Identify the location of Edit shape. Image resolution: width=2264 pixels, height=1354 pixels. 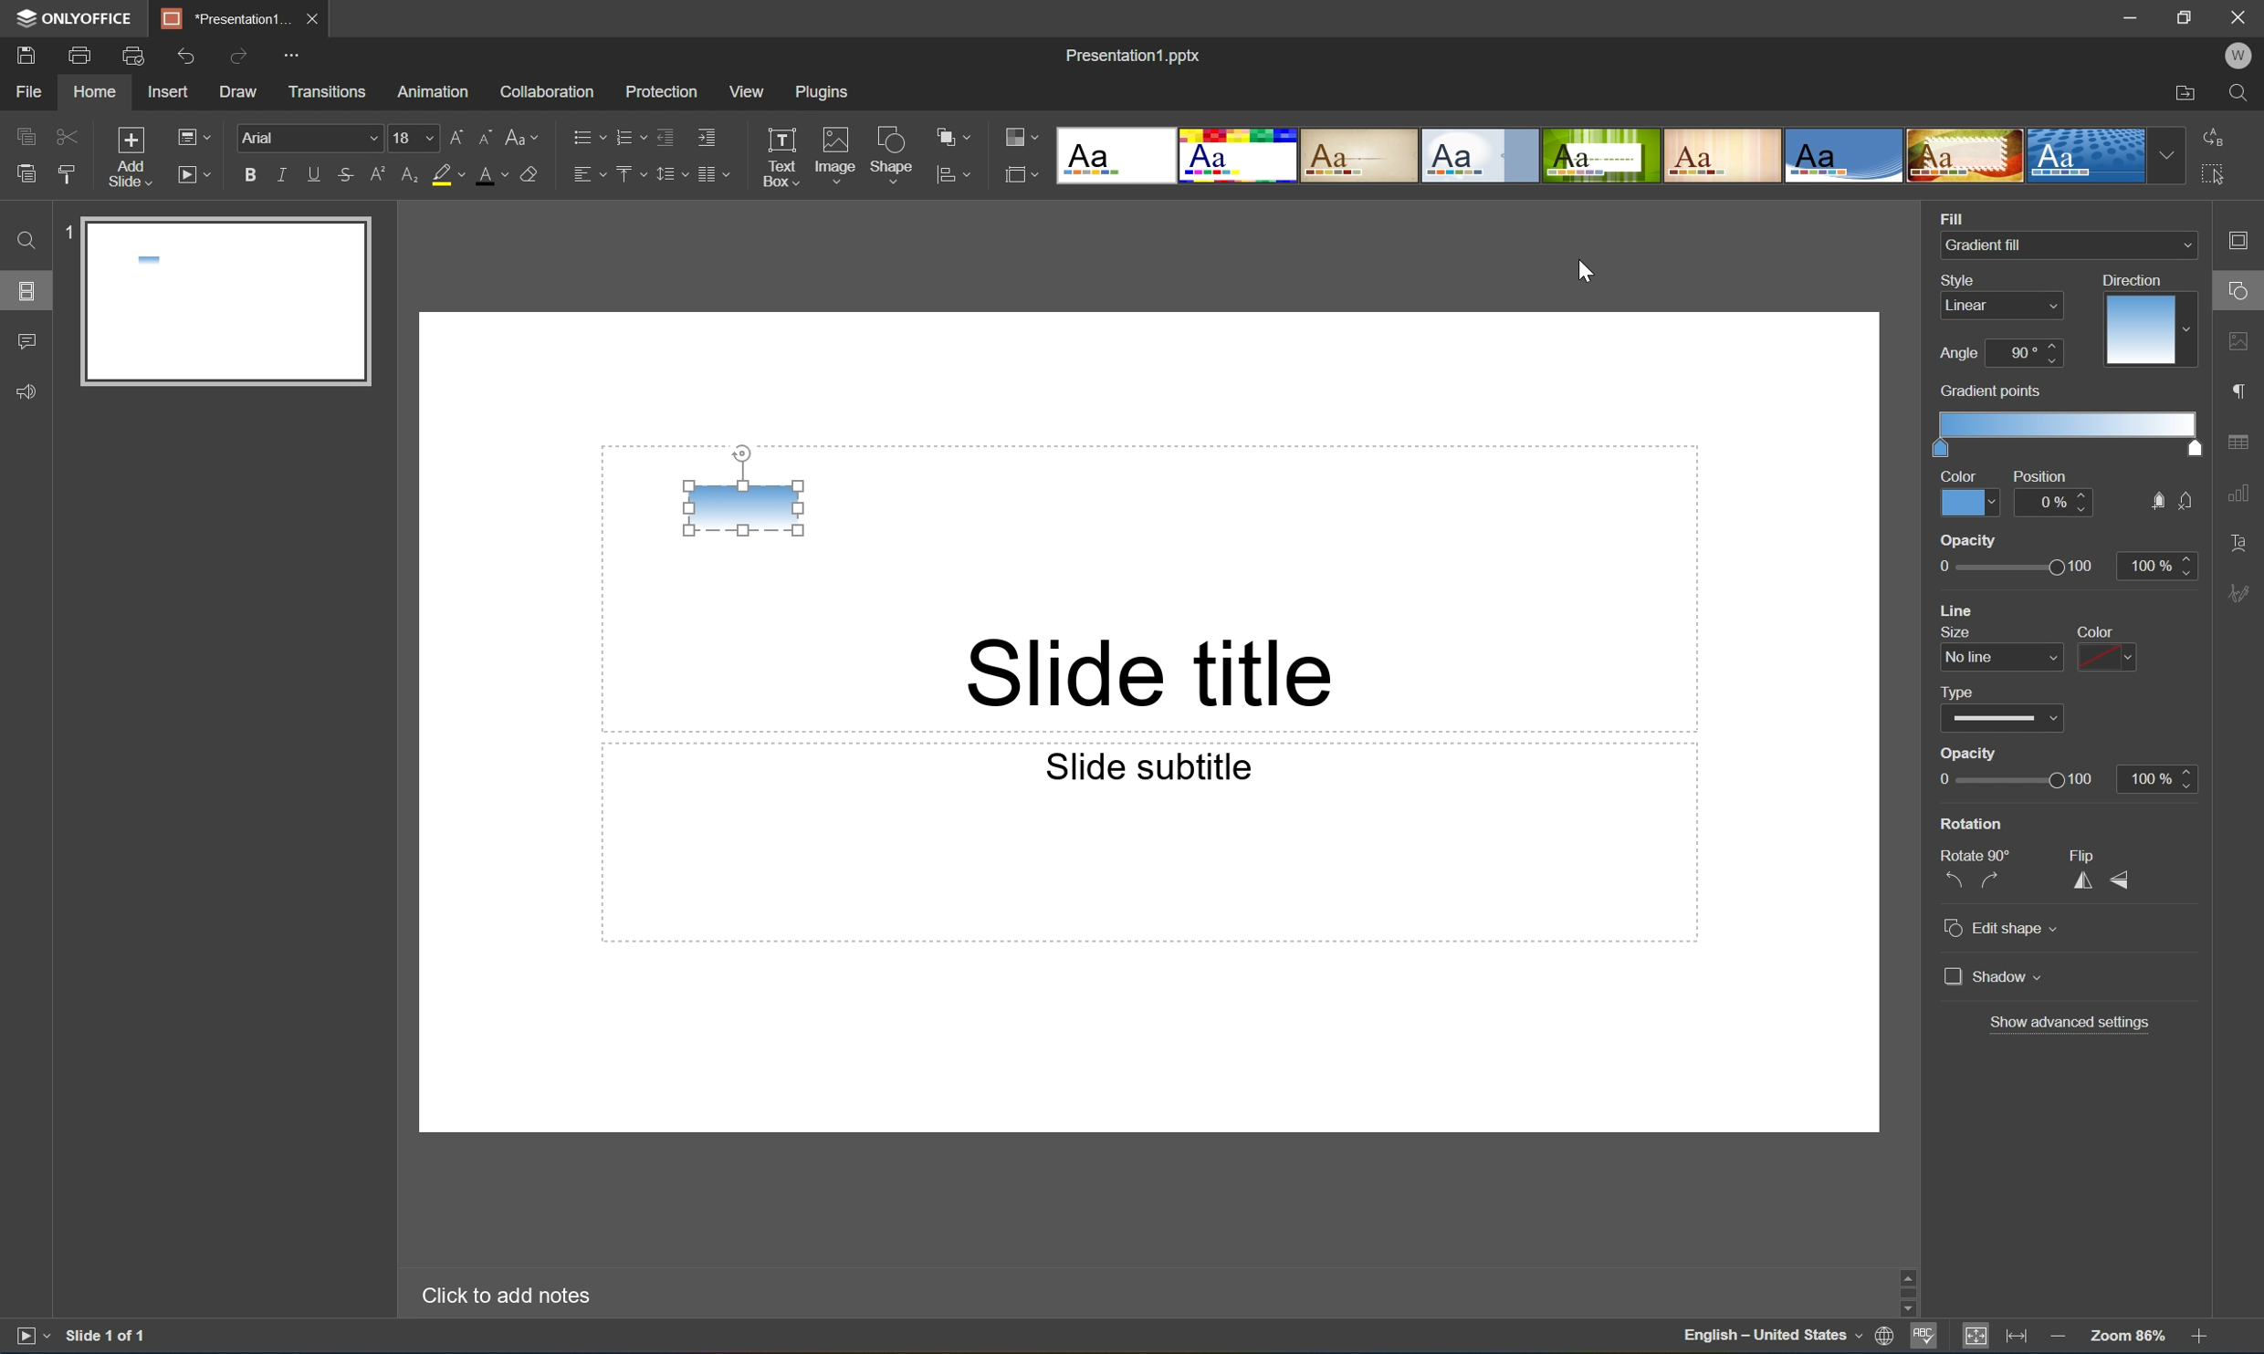
(2004, 930).